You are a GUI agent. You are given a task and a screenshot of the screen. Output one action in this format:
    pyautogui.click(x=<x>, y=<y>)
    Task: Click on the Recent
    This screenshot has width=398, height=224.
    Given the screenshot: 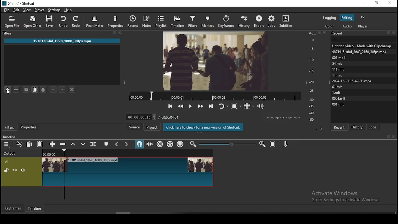 What is the action you would take?
    pyautogui.click(x=364, y=32)
    